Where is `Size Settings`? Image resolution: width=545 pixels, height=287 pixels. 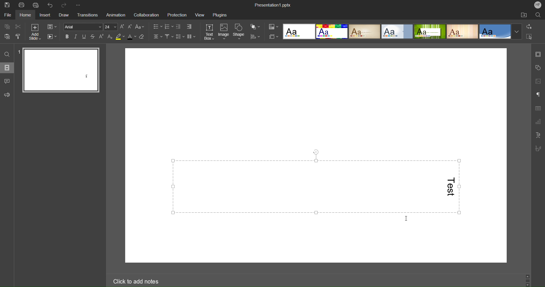
Size Settings is located at coordinates (273, 36).